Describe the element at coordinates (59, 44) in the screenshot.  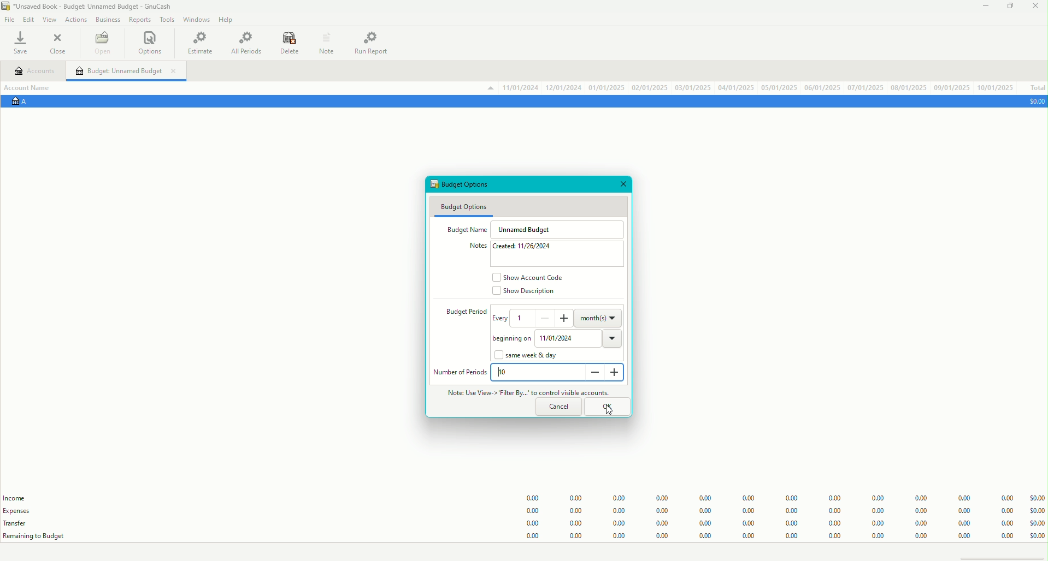
I see `Close` at that location.